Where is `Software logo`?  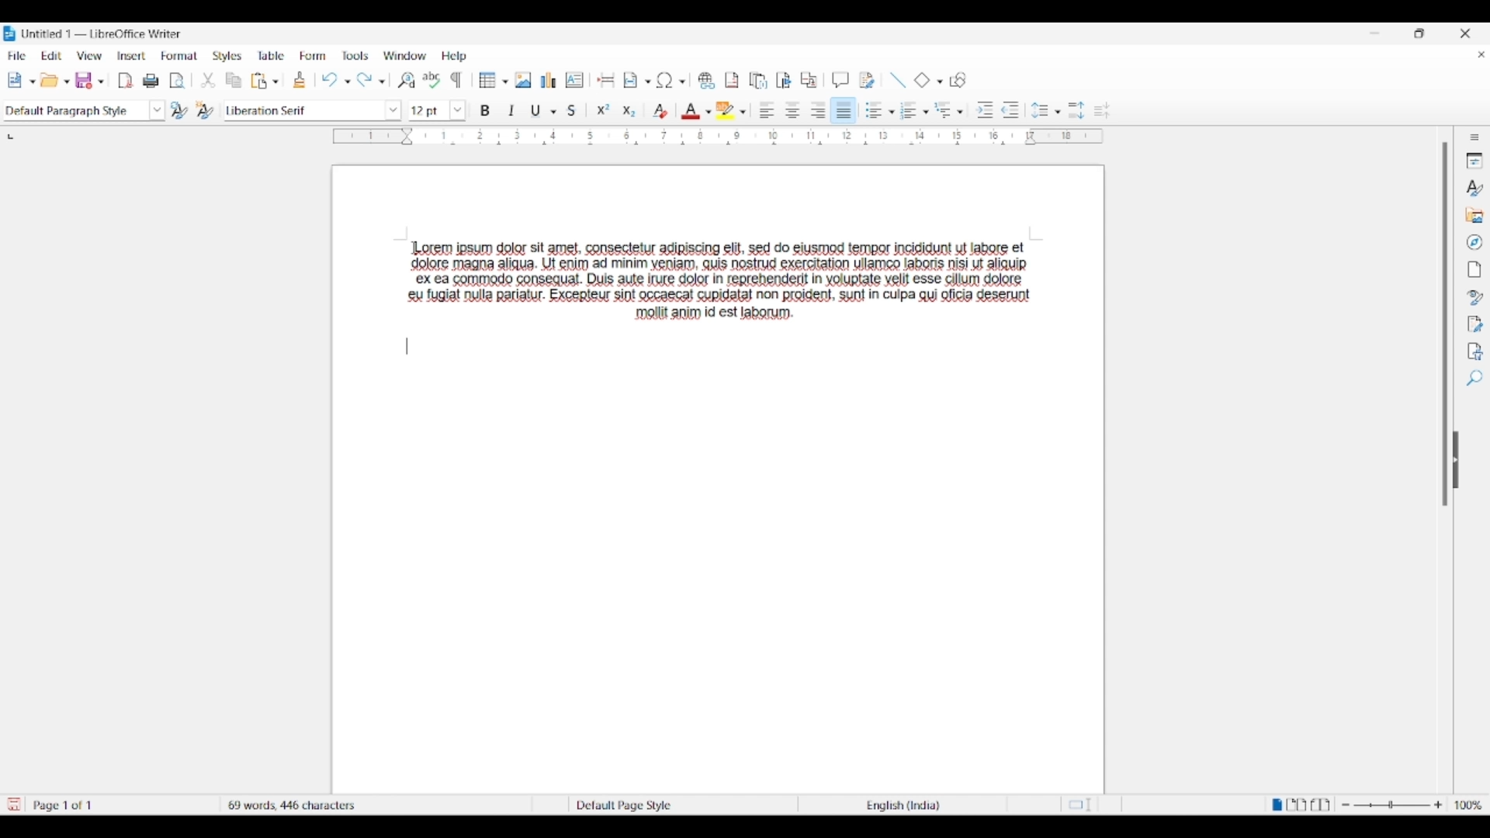 Software logo is located at coordinates (10, 33).